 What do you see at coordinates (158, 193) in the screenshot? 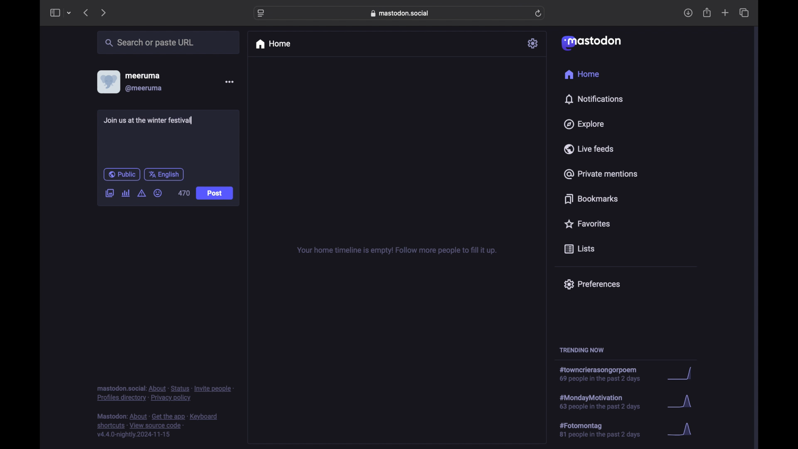
I see `emoji` at bounding box center [158, 193].